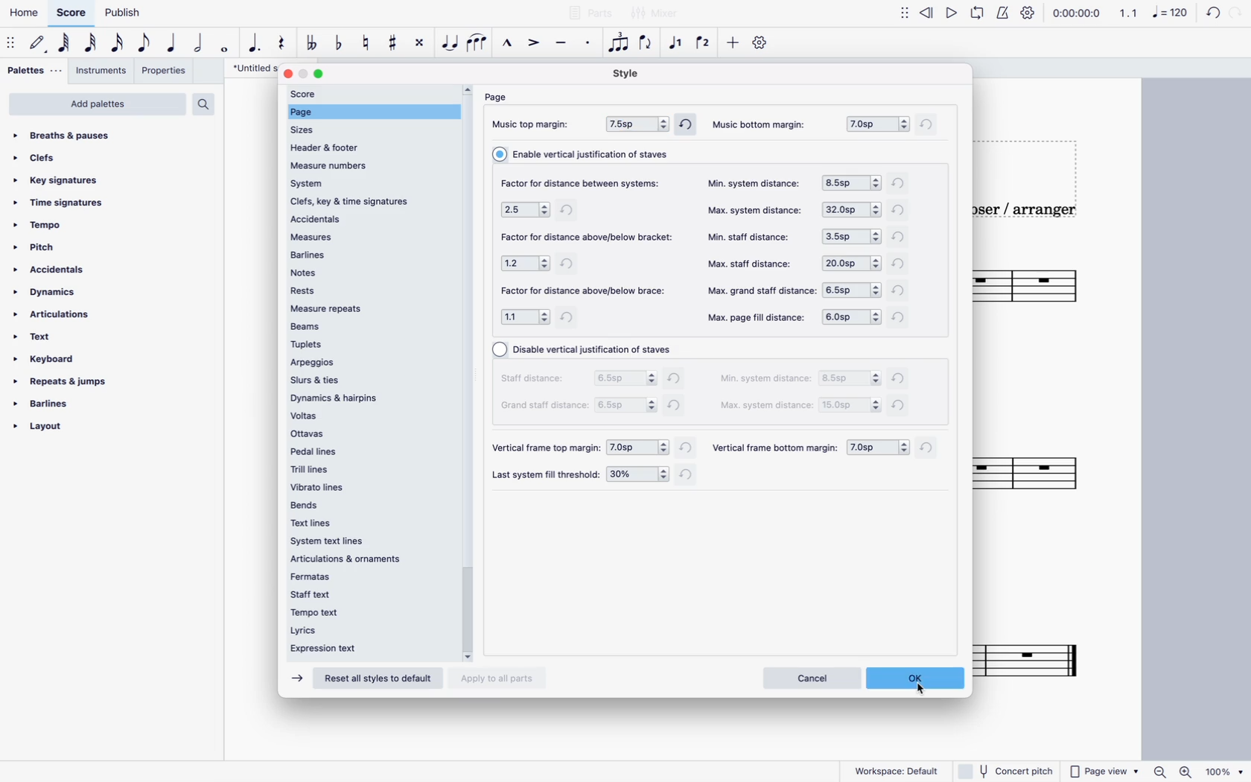 The width and height of the screenshot is (1251, 782). Describe the element at coordinates (63, 45) in the screenshot. I see `64th note` at that location.